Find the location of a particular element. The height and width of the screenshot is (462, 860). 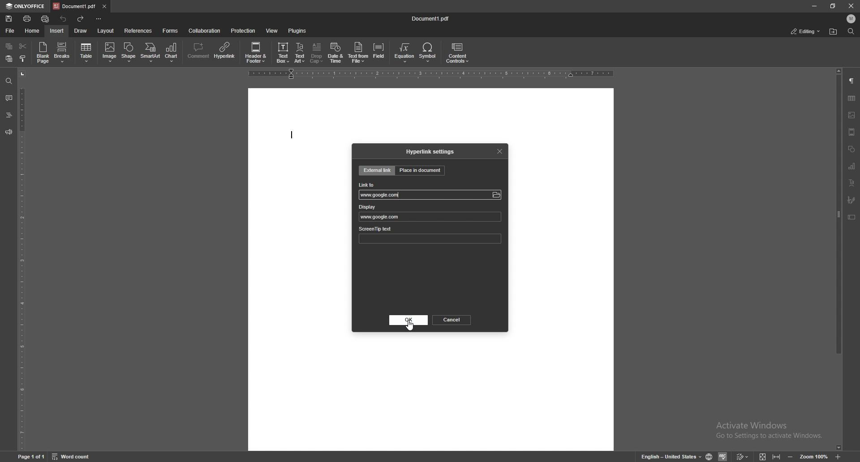

close is located at coordinates (851, 6).